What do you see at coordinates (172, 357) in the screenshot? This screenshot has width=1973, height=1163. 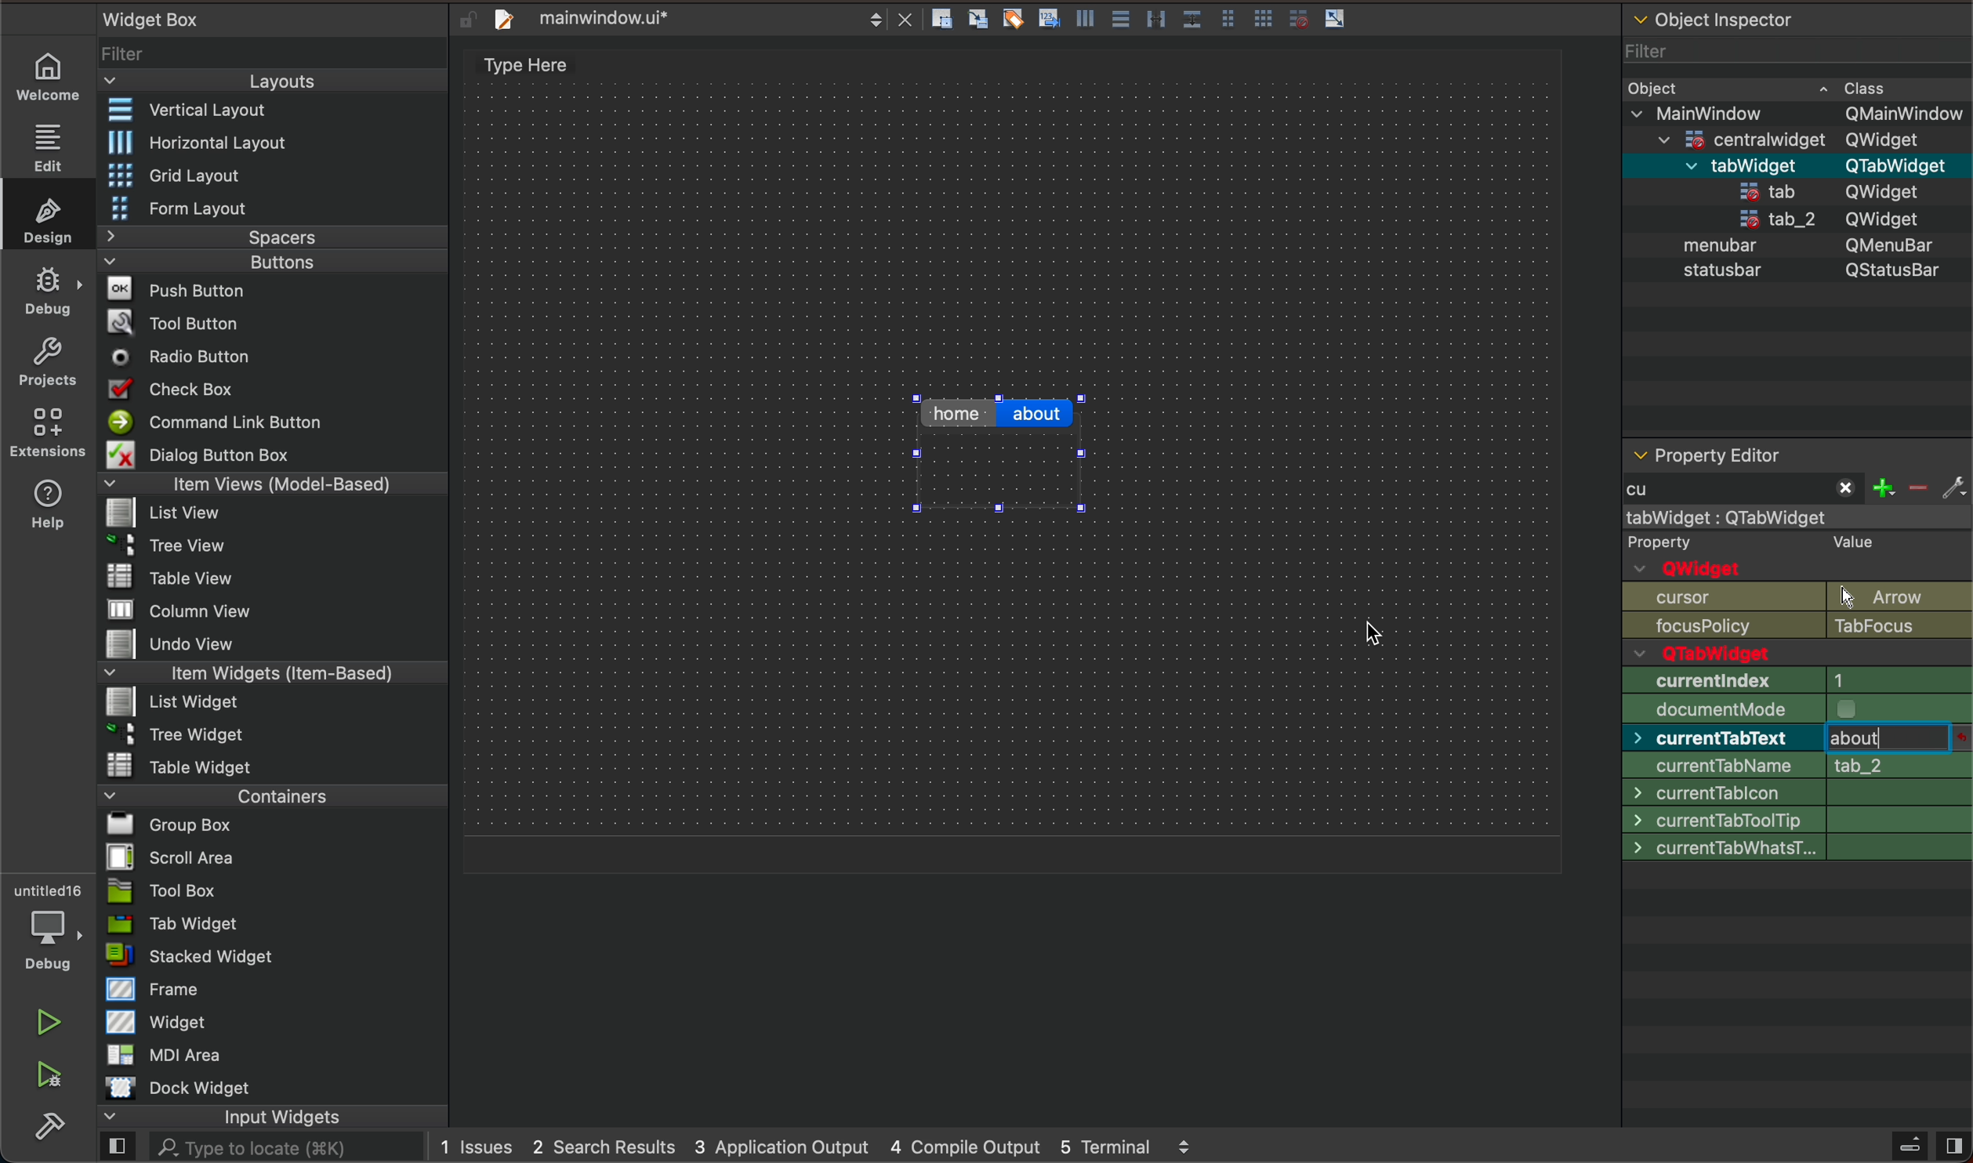 I see ` Radio Button` at bounding box center [172, 357].